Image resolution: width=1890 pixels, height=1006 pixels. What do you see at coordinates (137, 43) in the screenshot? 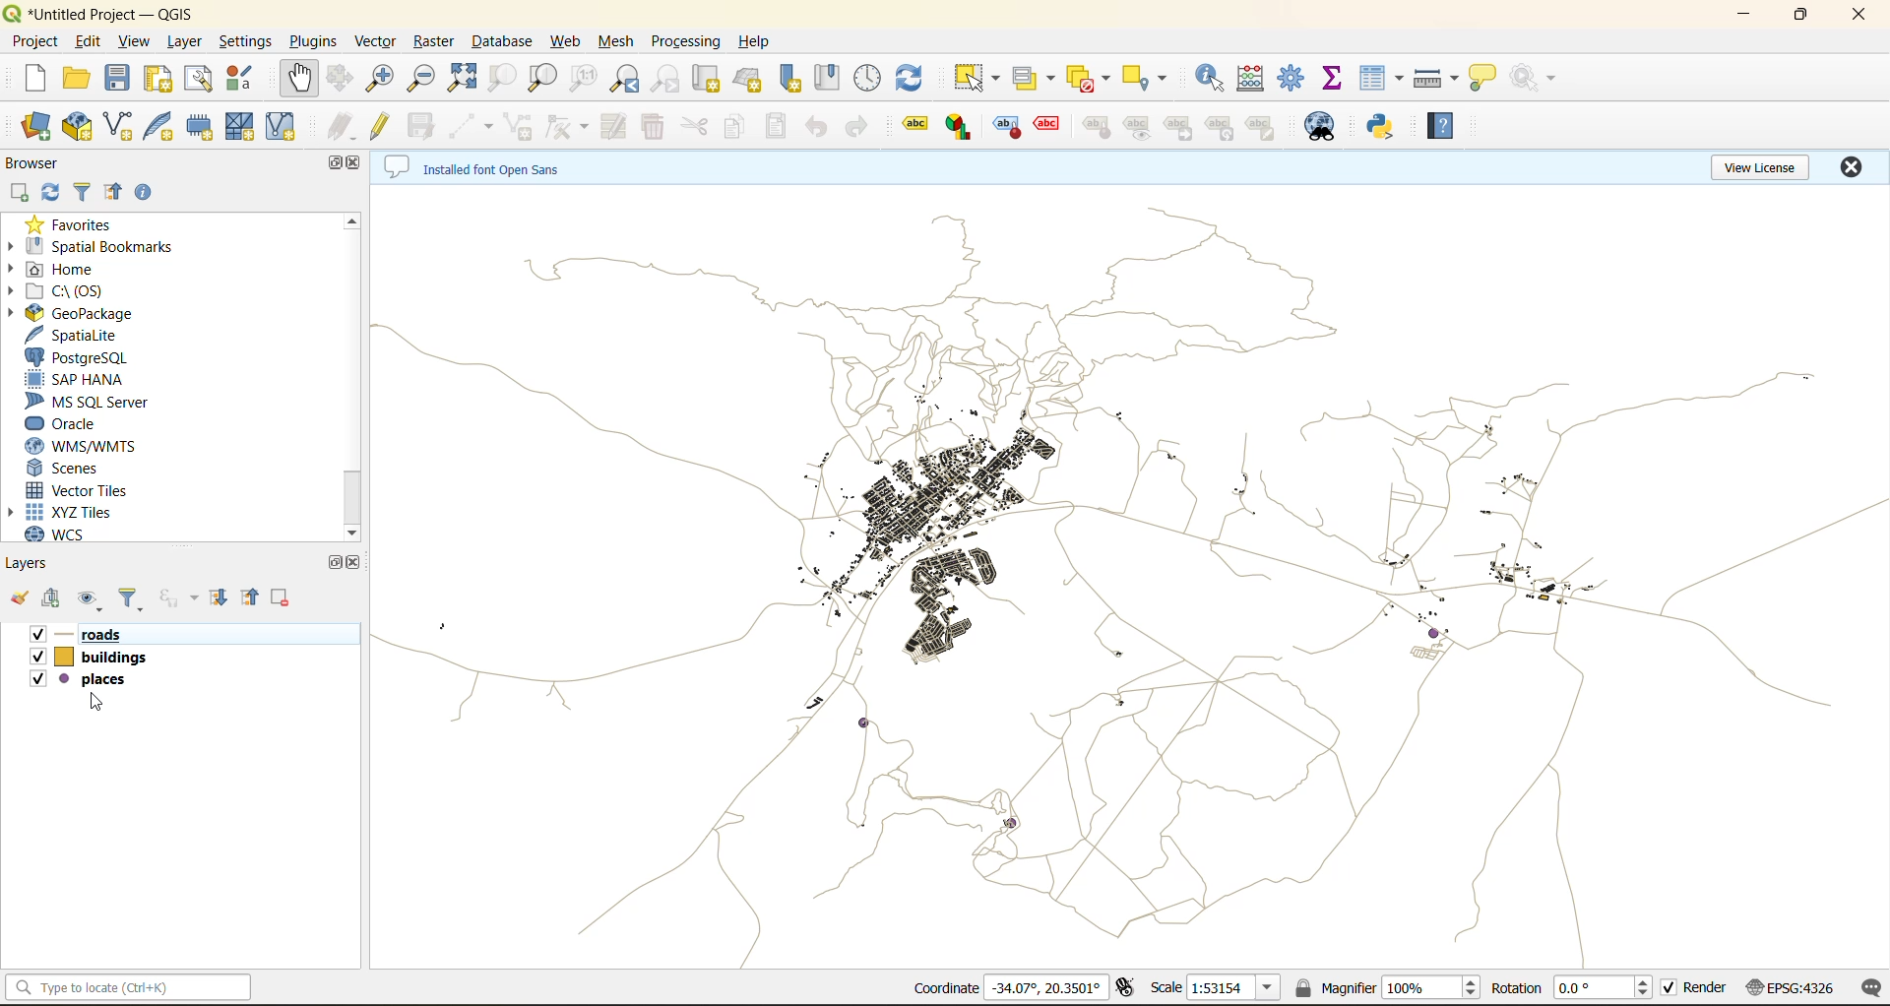
I see `view` at bounding box center [137, 43].